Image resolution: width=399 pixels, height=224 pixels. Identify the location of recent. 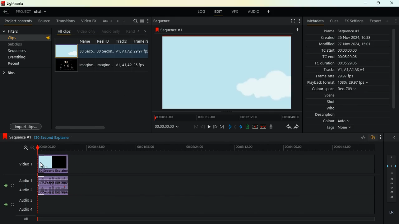
(17, 64).